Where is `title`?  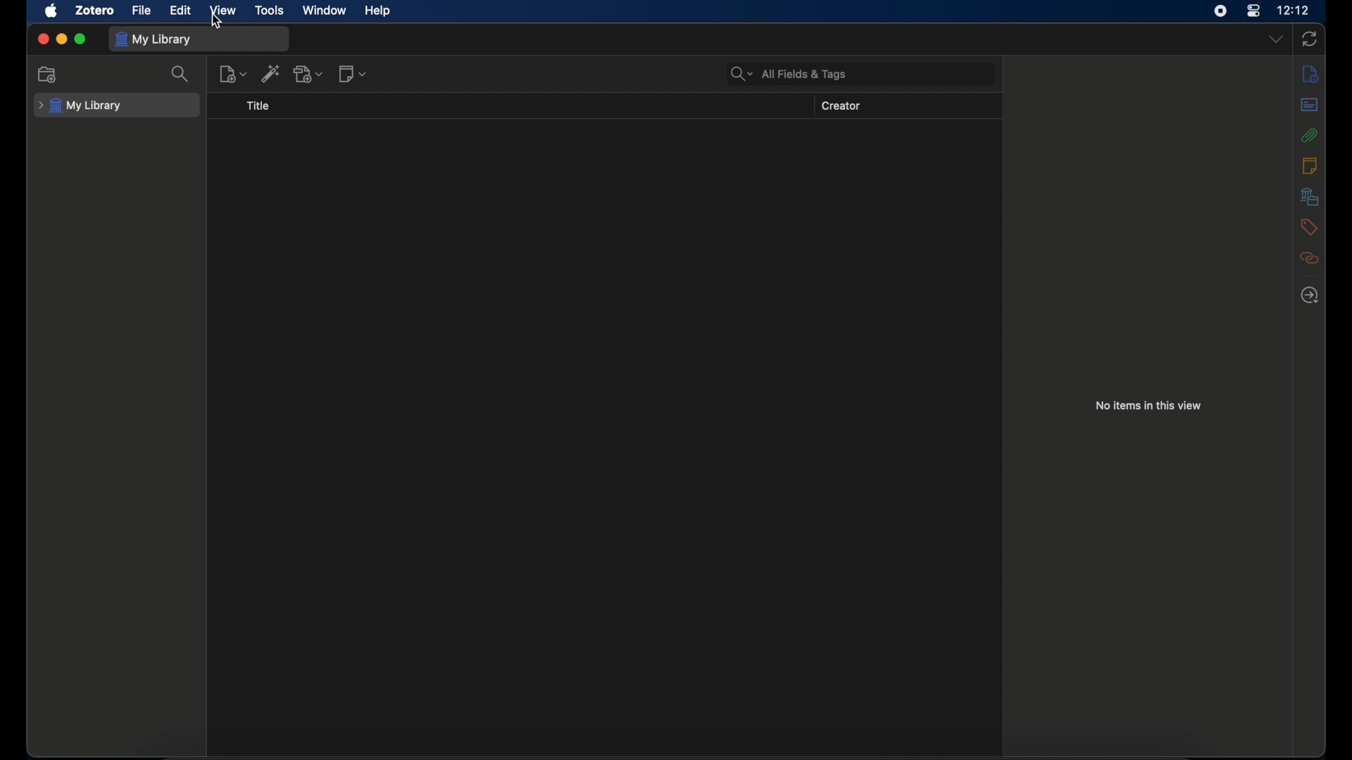
title is located at coordinates (258, 106).